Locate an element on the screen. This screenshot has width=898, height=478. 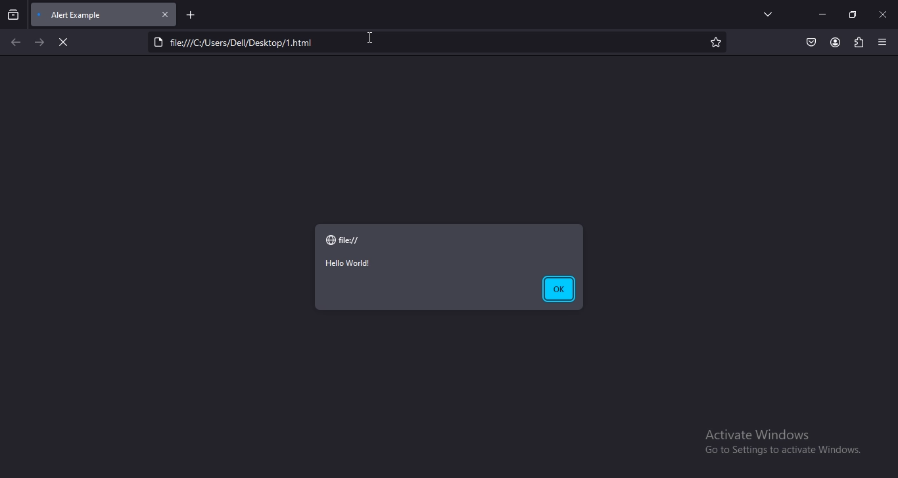
Hello World! is located at coordinates (348, 263).